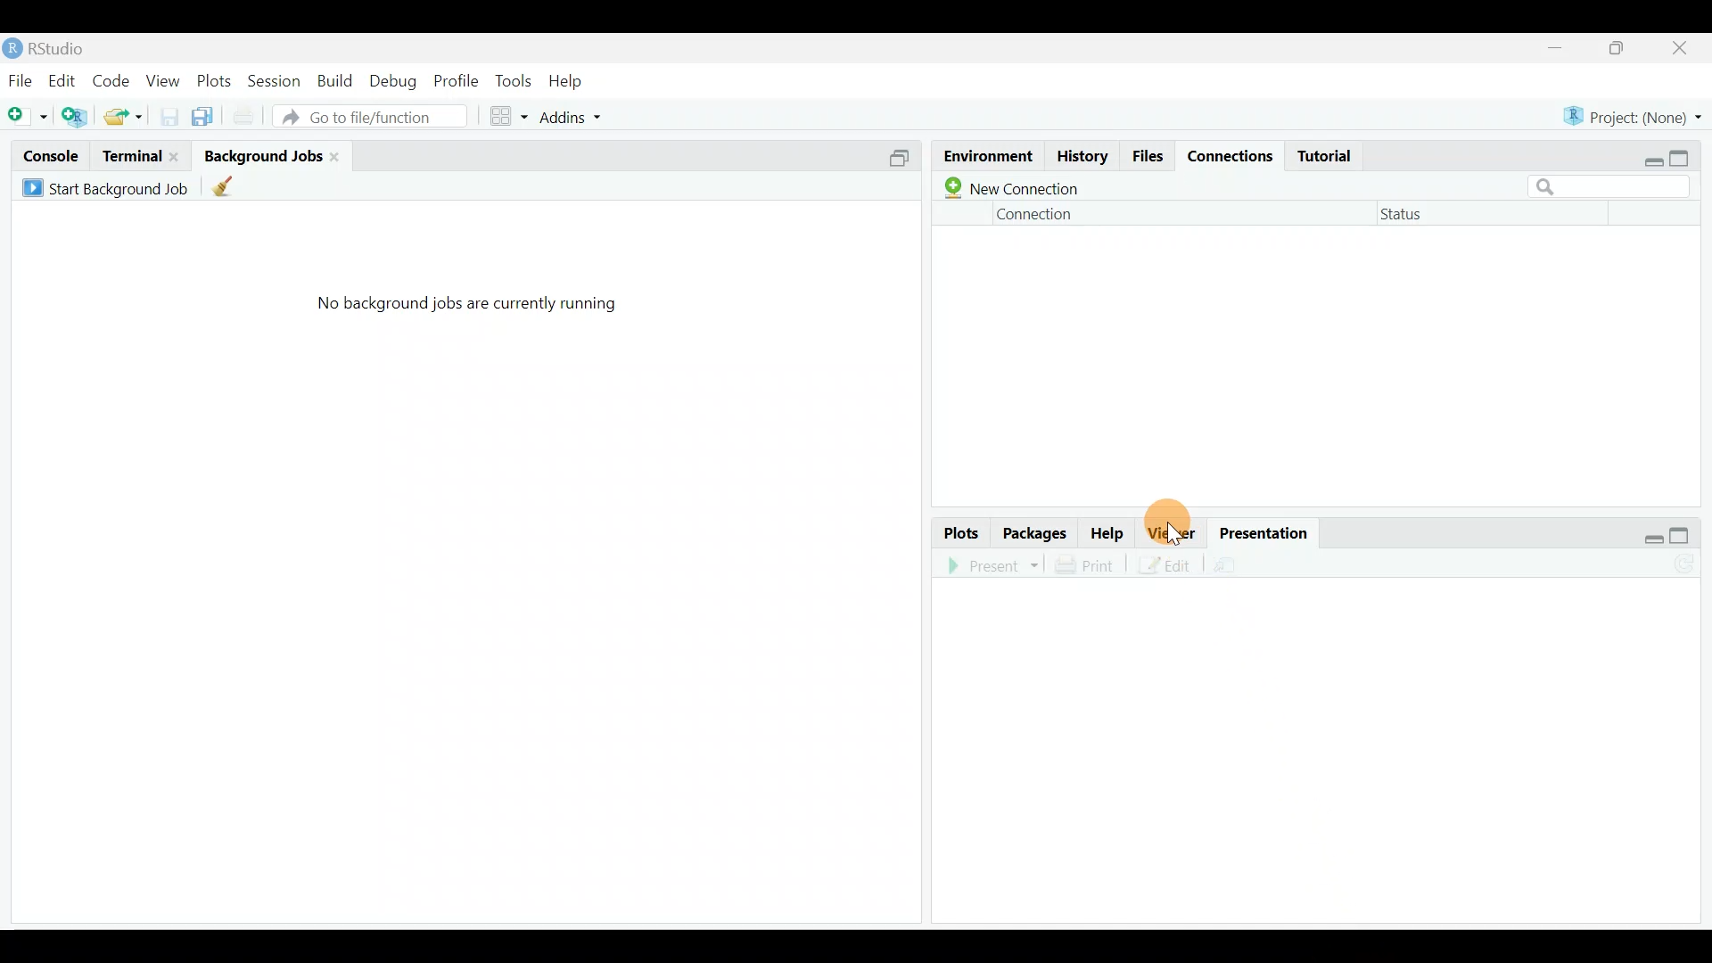 Image resolution: width=1712 pixels, height=963 pixels. What do you see at coordinates (1559, 49) in the screenshot?
I see `Minimize` at bounding box center [1559, 49].